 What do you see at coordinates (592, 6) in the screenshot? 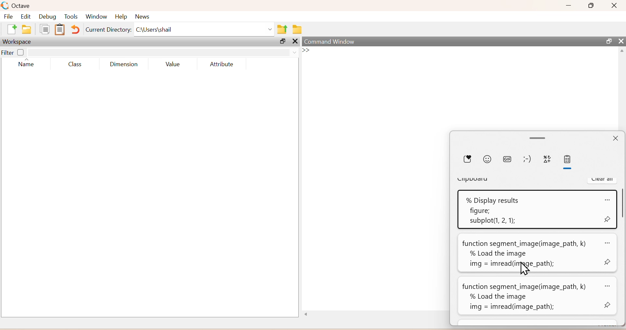
I see `Maximize` at bounding box center [592, 6].